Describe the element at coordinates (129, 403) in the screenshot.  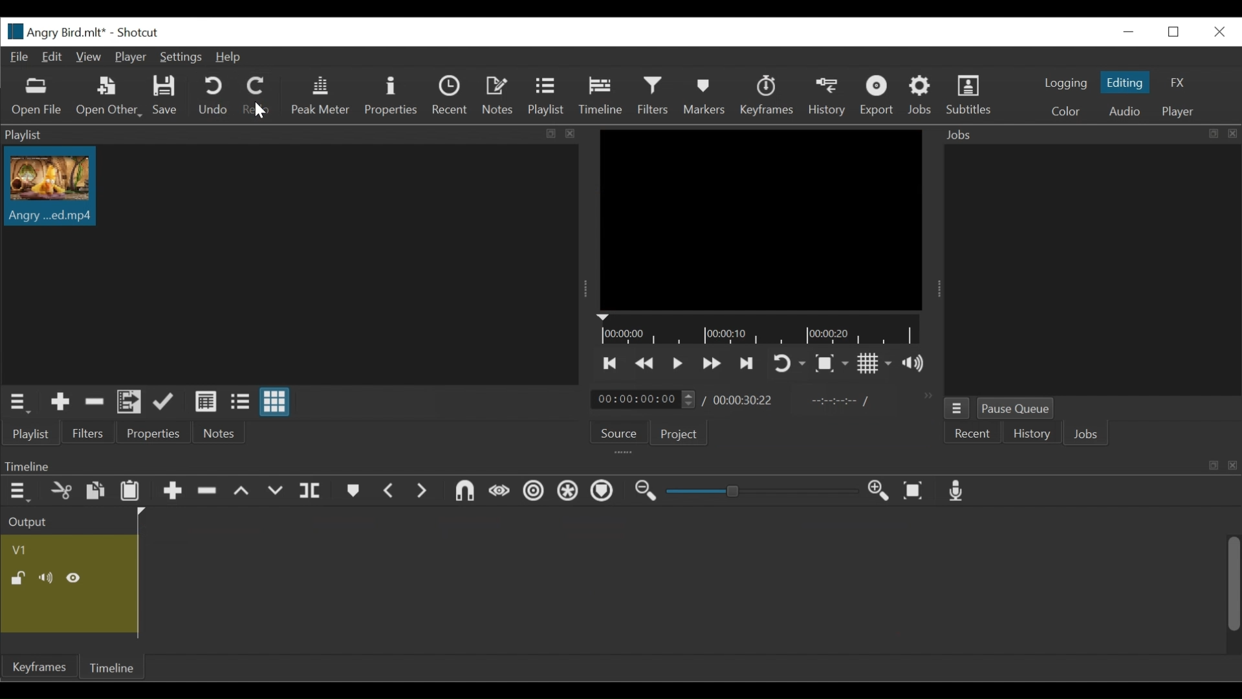
I see `Add files to the playlist` at that location.